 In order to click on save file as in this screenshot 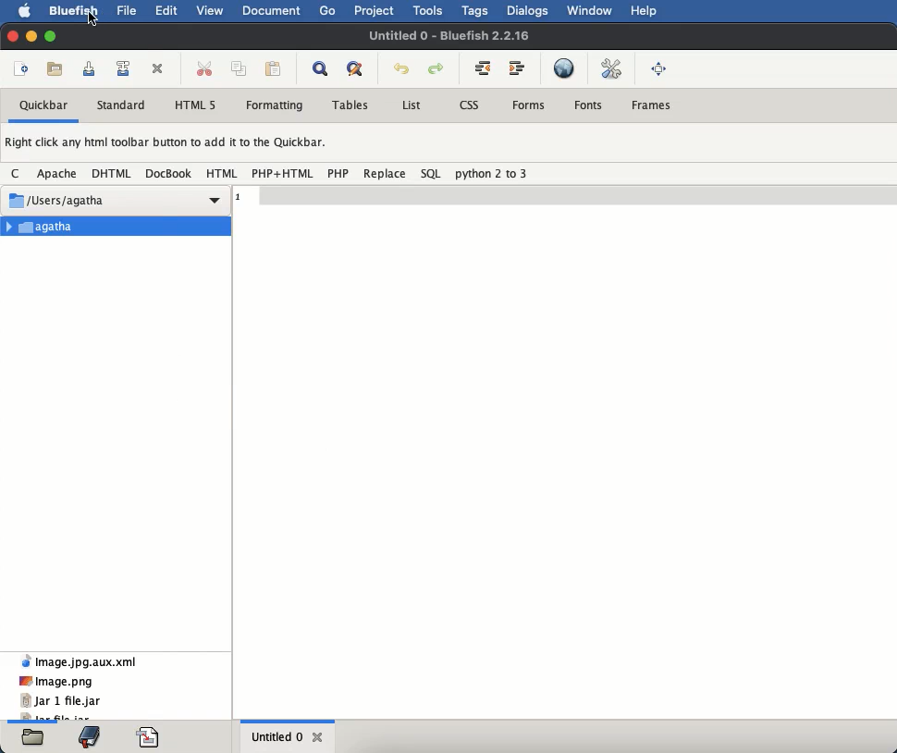, I will do `click(127, 67)`.